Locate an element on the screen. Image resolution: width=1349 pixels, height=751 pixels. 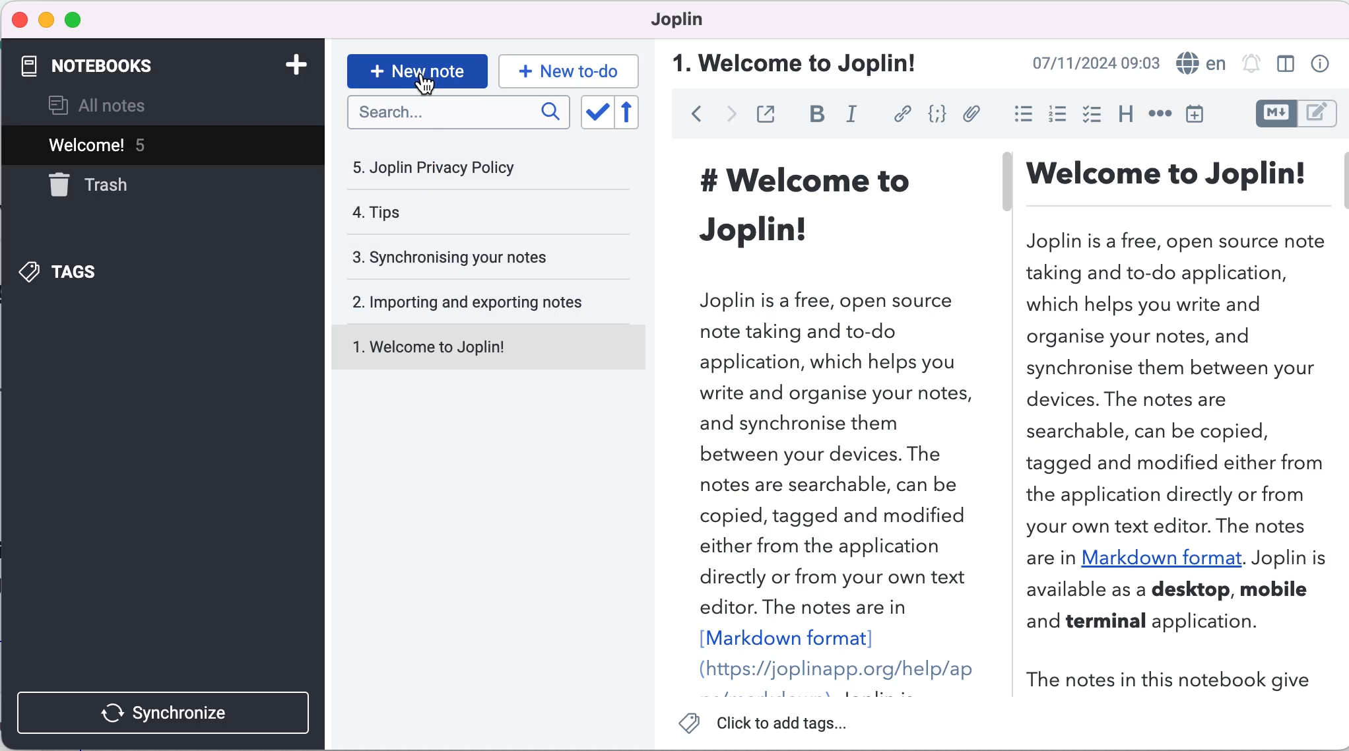
search bar is located at coordinates (456, 114).